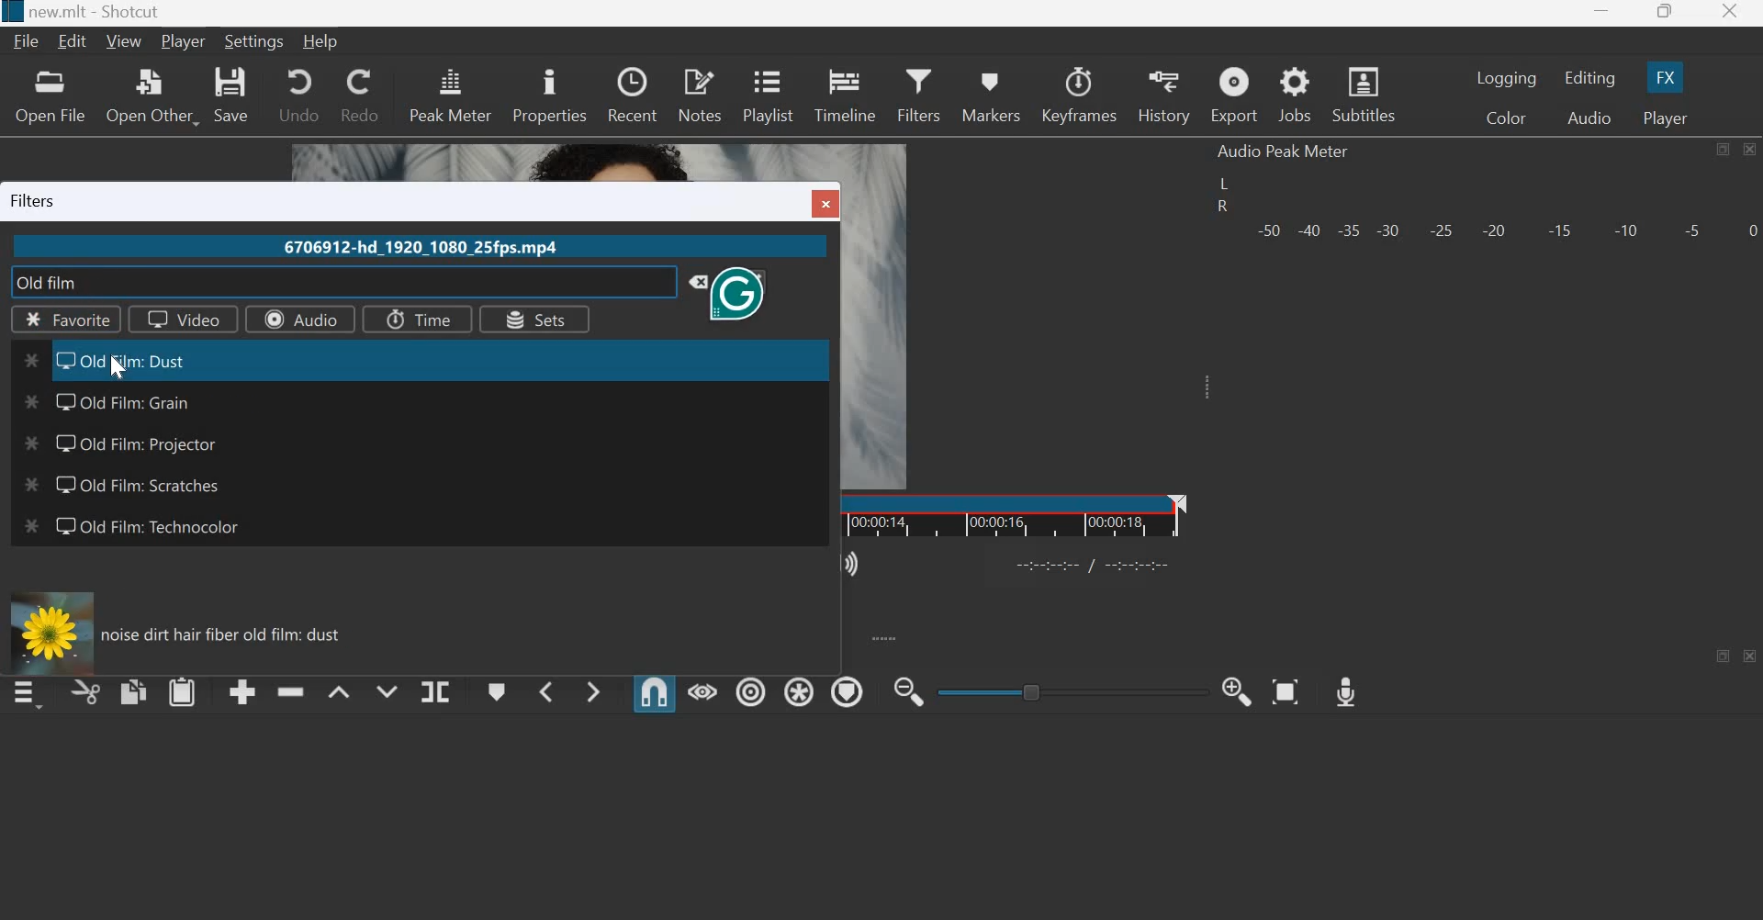  Describe the element at coordinates (414, 318) in the screenshot. I see `Time` at that location.